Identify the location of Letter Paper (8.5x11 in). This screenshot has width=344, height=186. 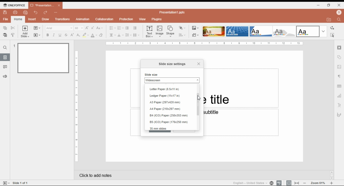
(164, 90).